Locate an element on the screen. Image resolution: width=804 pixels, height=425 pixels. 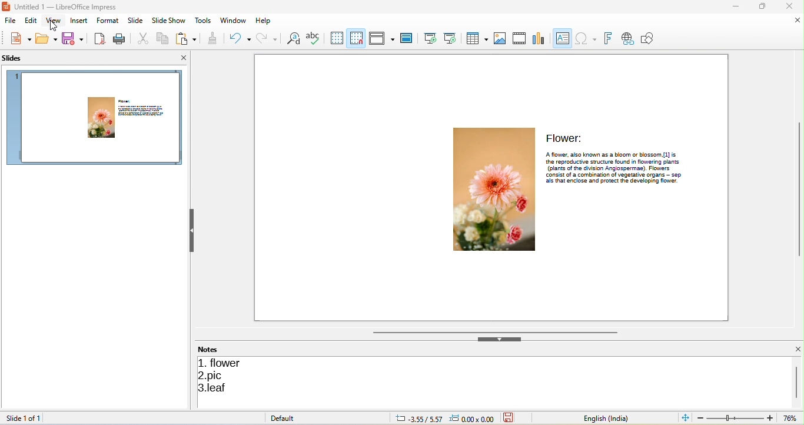
start from current slide is located at coordinates (450, 38).